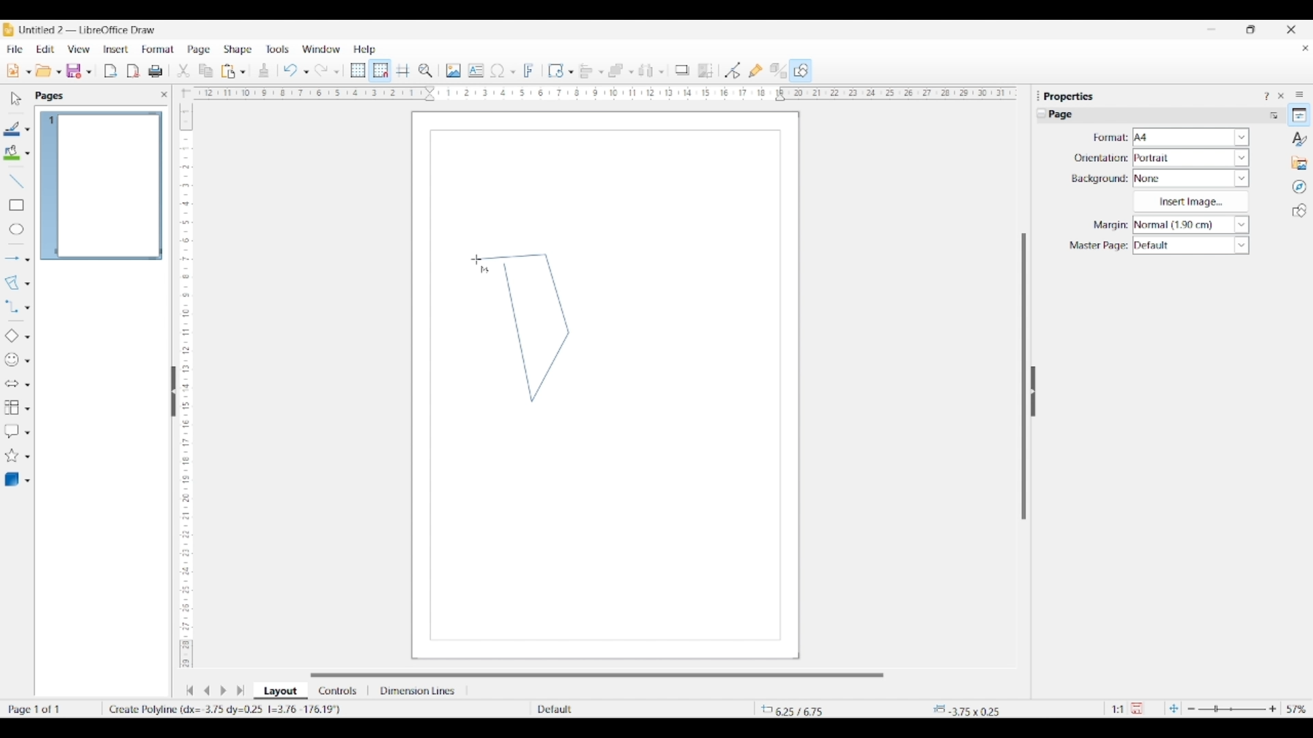 This screenshot has width=1313, height=738. I want to click on Hide left sidebar, so click(174, 392).